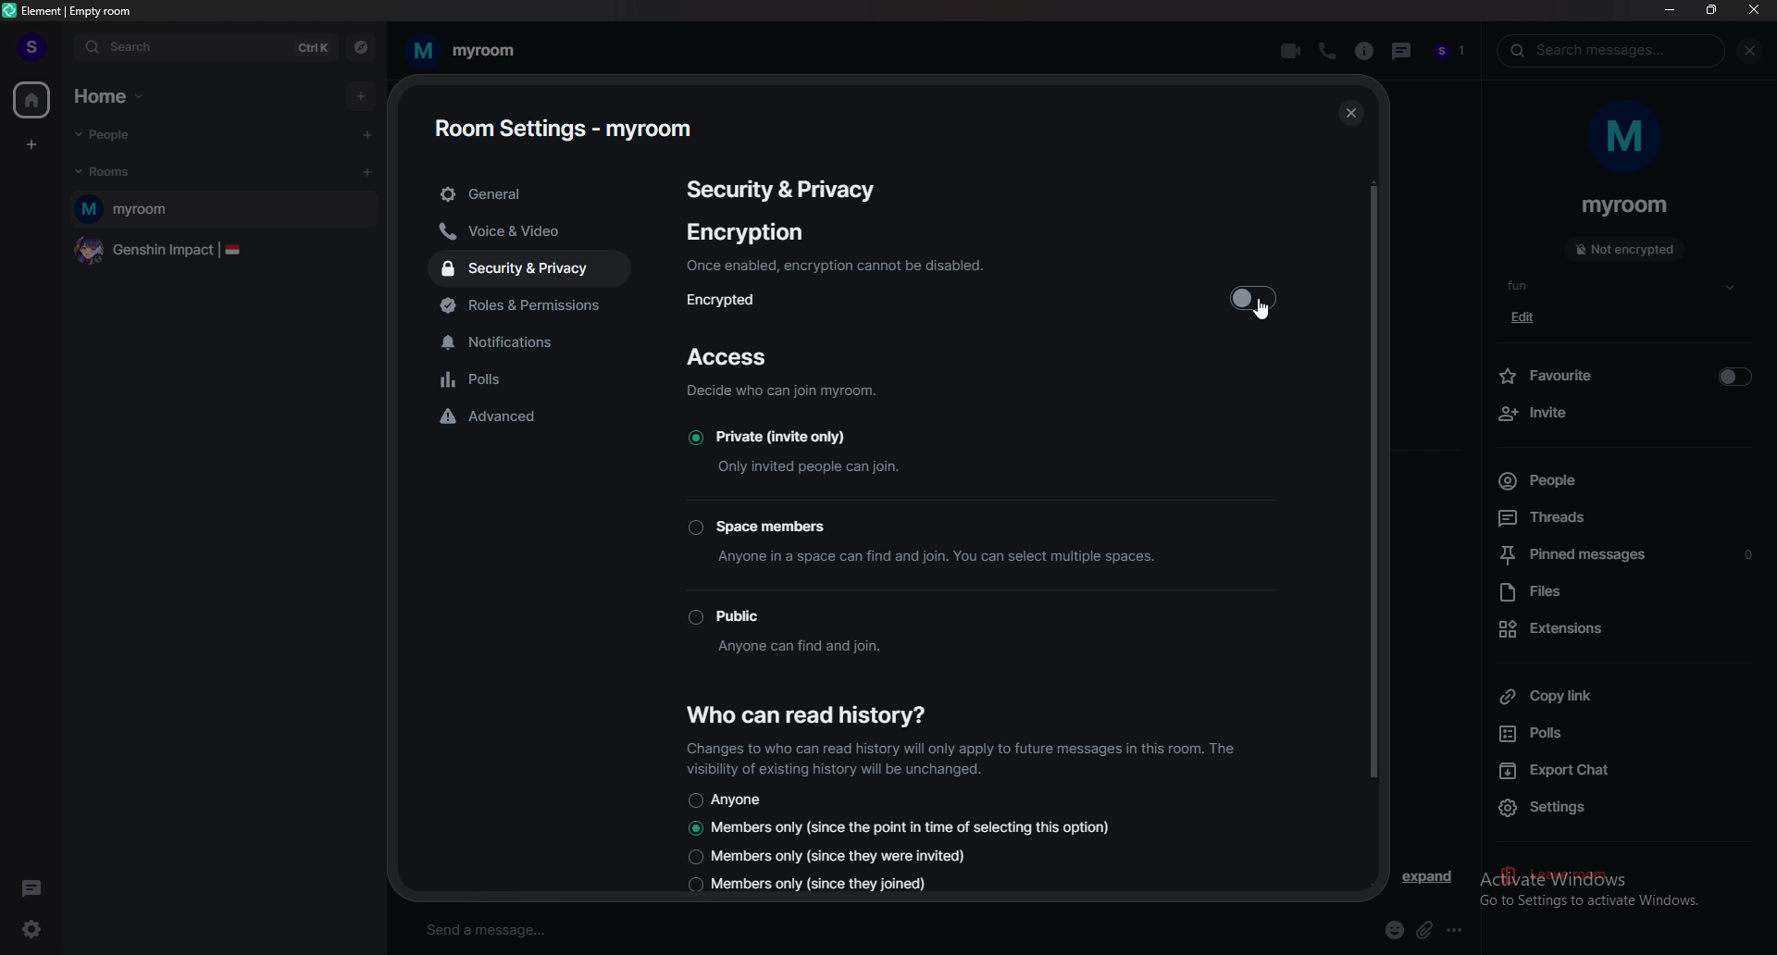 Image resolution: width=1777 pixels, height=955 pixels. What do you see at coordinates (1528, 316) in the screenshot?
I see `edit` at bounding box center [1528, 316].